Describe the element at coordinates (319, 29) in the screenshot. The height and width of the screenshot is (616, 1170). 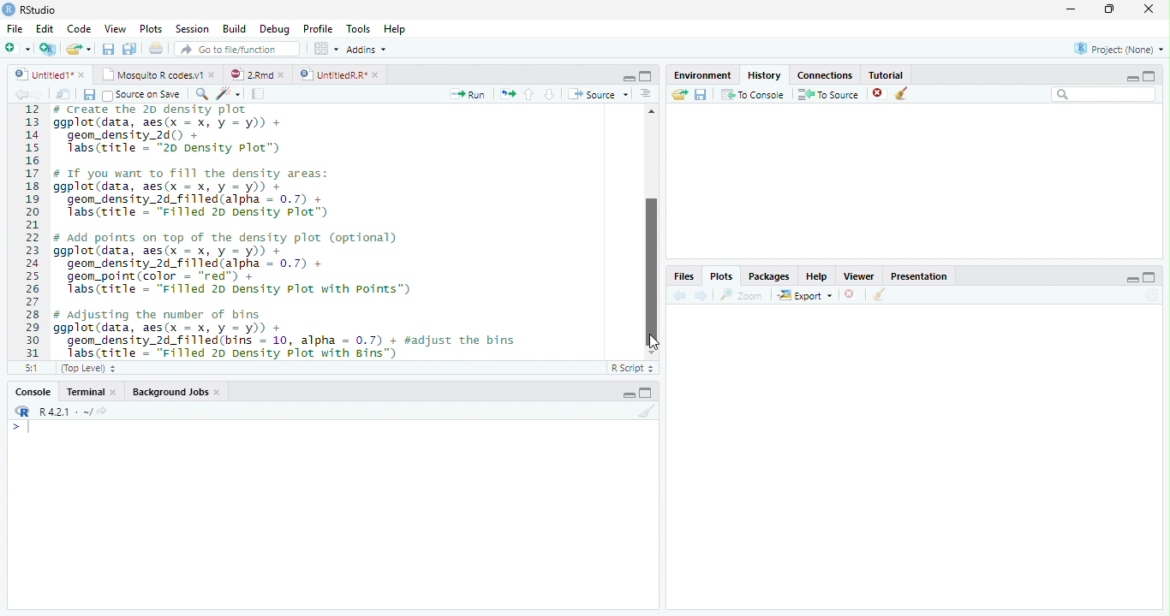
I see `Profile` at that location.